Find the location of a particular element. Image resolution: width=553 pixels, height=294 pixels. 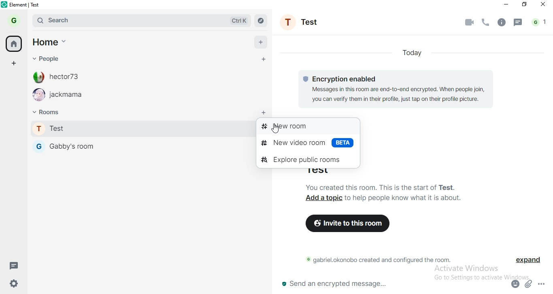

today is located at coordinates (411, 51).